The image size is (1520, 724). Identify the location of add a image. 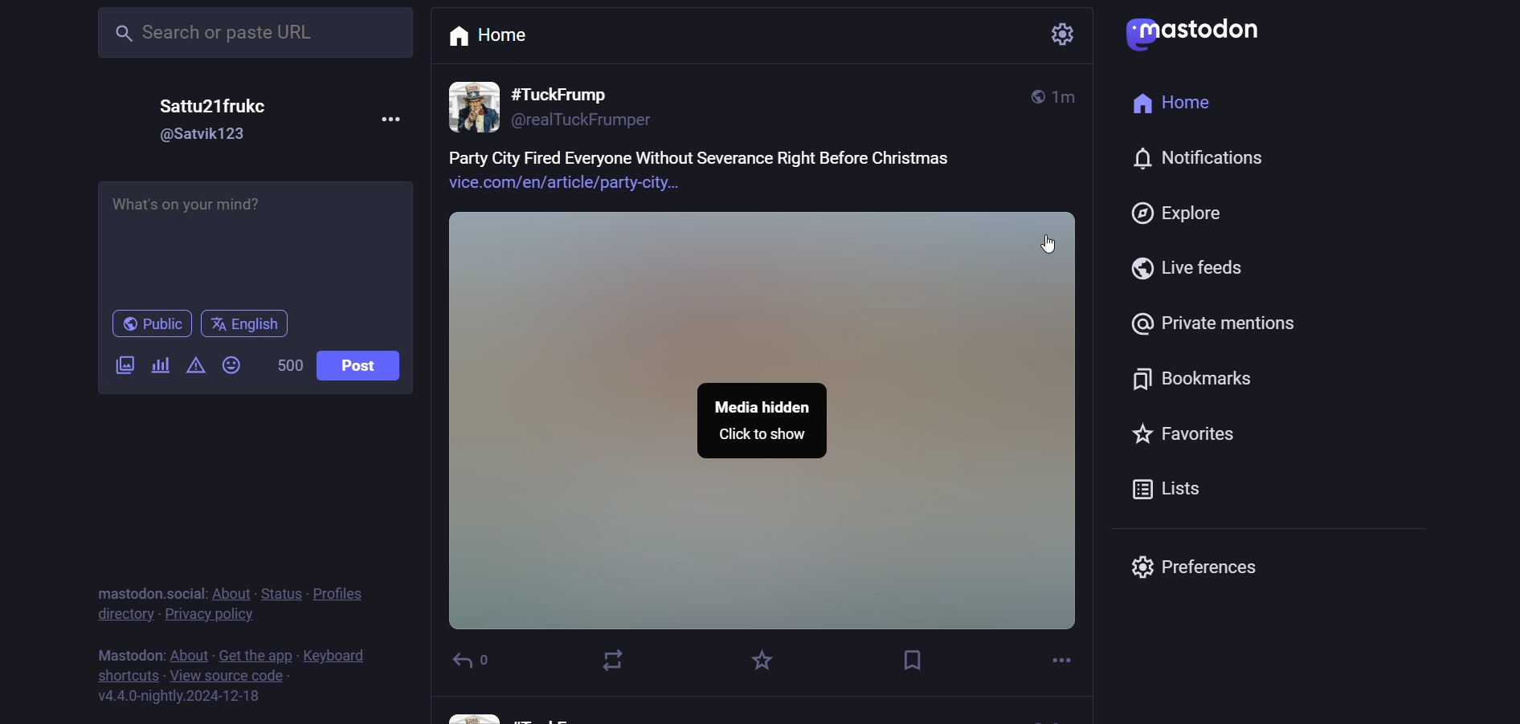
(123, 362).